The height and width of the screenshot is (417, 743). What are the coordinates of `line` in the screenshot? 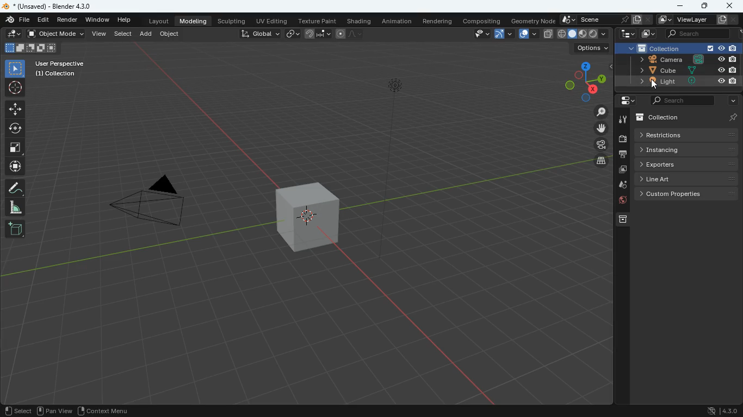 It's located at (351, 33).